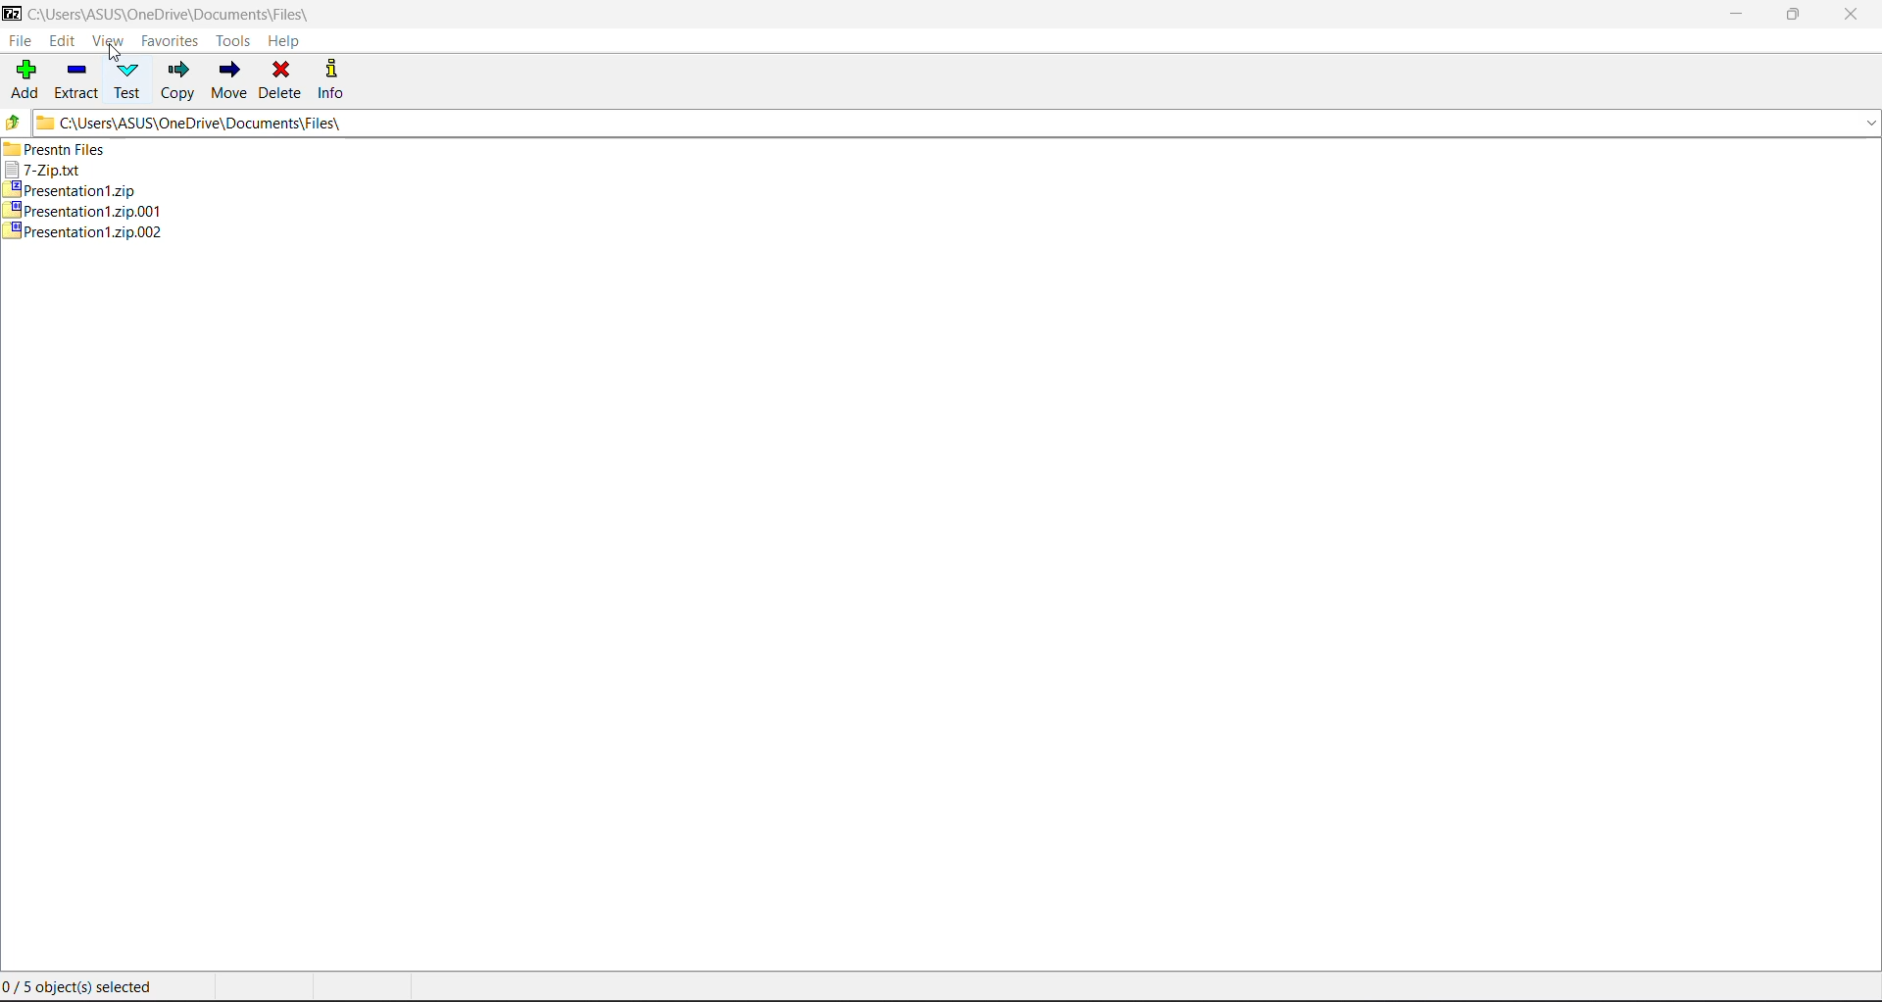  I want to click on Current Folder Location Path, so click(939, 122).